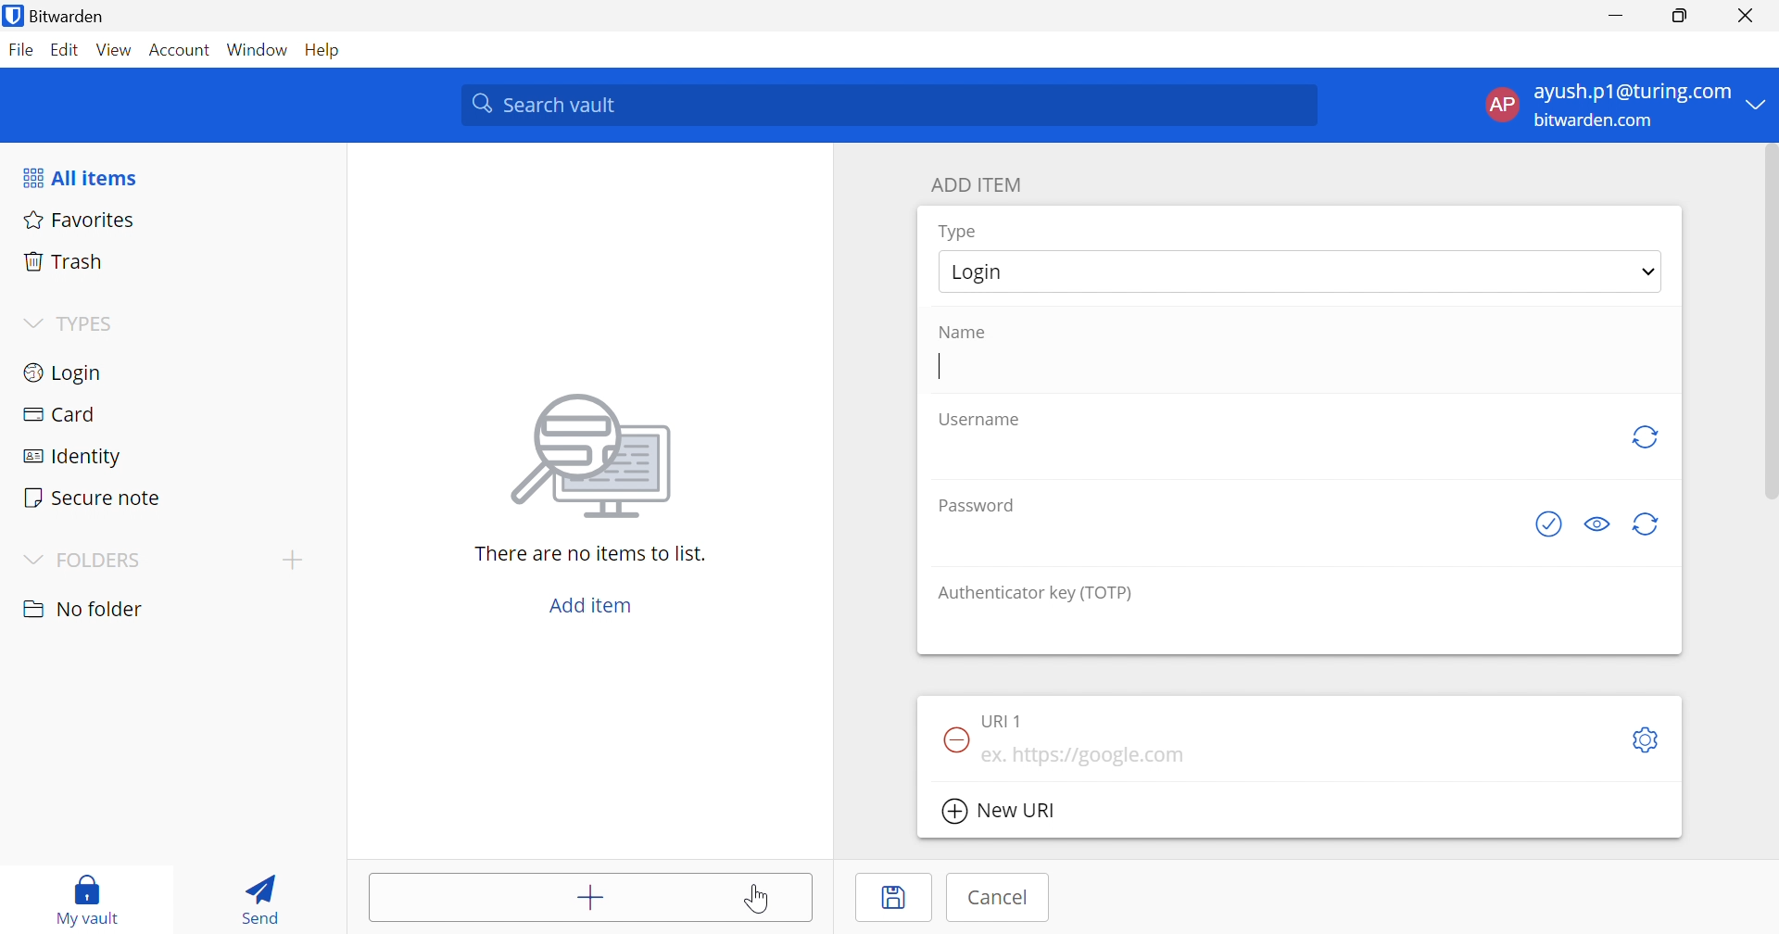 The height and width of the screenshot is (934, 1779). Describe the element at coordinates (1630, 92) in the screenshot. I see `ayush.p1@gmail.com` at that location.